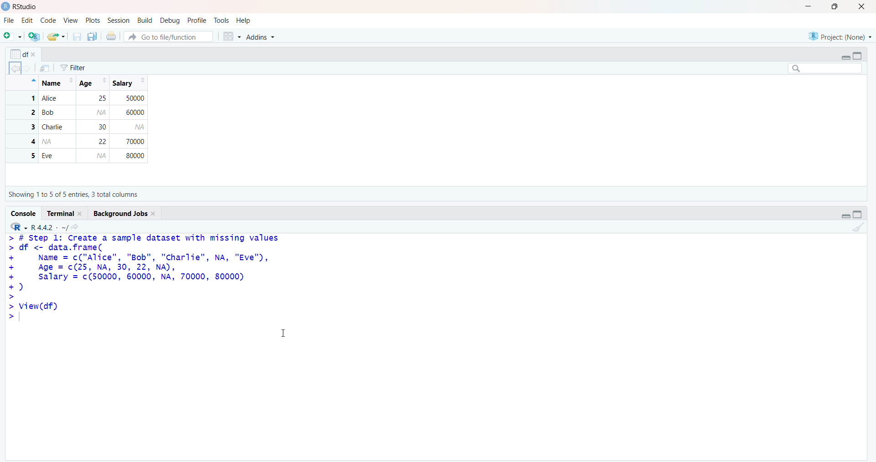  What do you see at coordinates (148, 287) in the screenshot?
I see `> # Step Ll: (Create a sample dataset with missing values
> df <- data.frame(
+ Name = c("Alice", "Bob", "Charlie", NA, "Eve"),
+ Age = c(25, NA, 30, 22, NA),
+ salary = c(50000, 60000, NA, 70000, 80000)
+)
>
> View(df)
>
I` at bounding box center [148, 287].